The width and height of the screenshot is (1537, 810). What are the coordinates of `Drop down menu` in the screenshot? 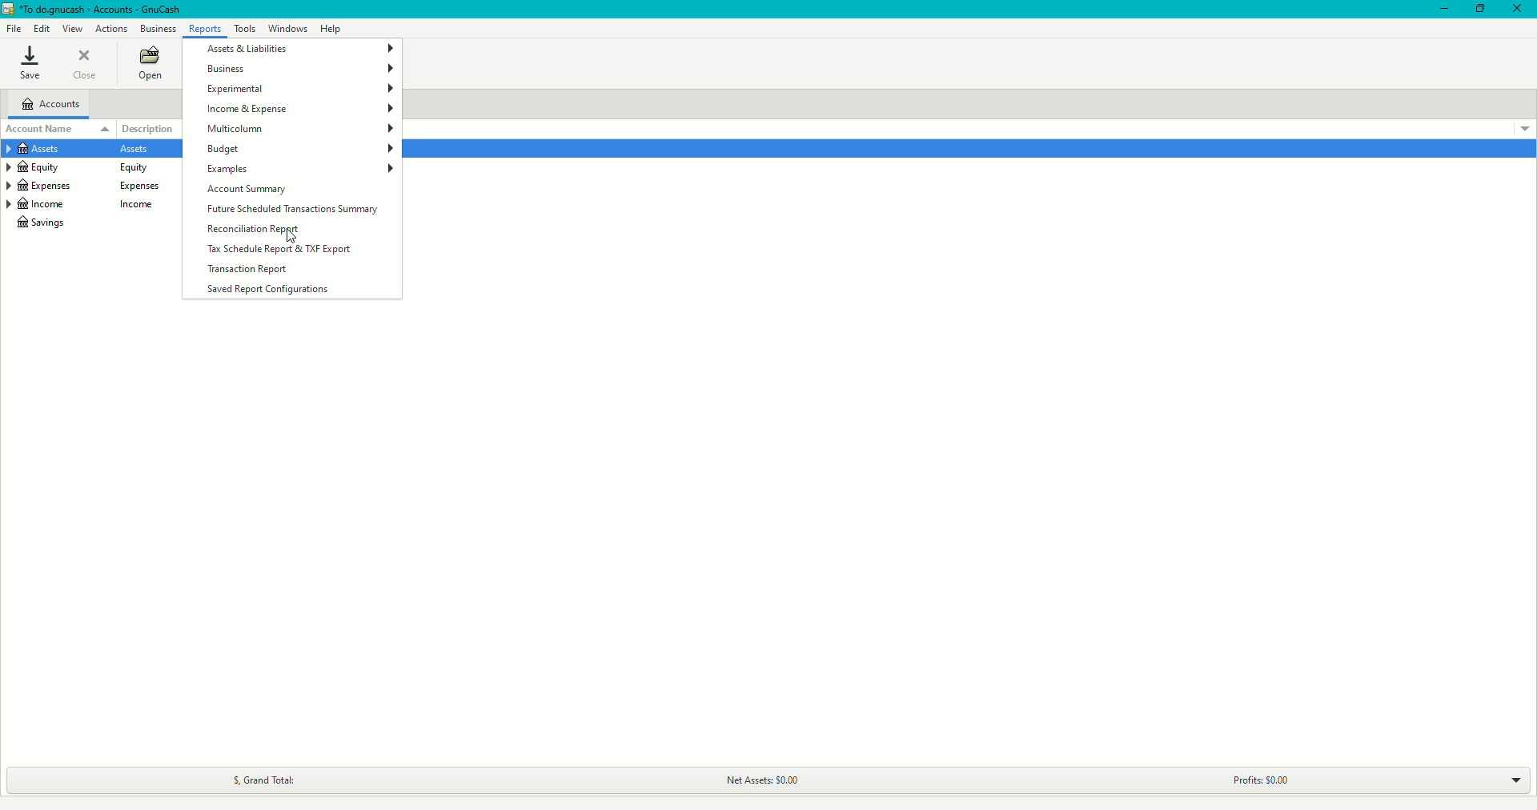 It's located at (1521, 130).